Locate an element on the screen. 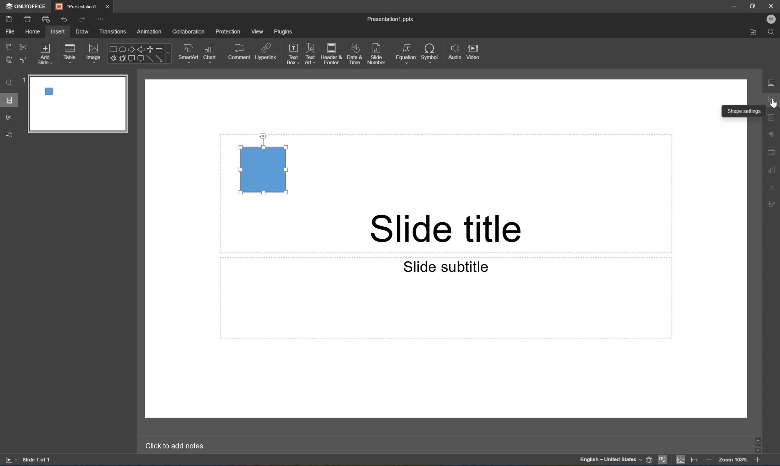 This screenshot has width=780, height=466. Minimize is located at coordinates (734, 5).